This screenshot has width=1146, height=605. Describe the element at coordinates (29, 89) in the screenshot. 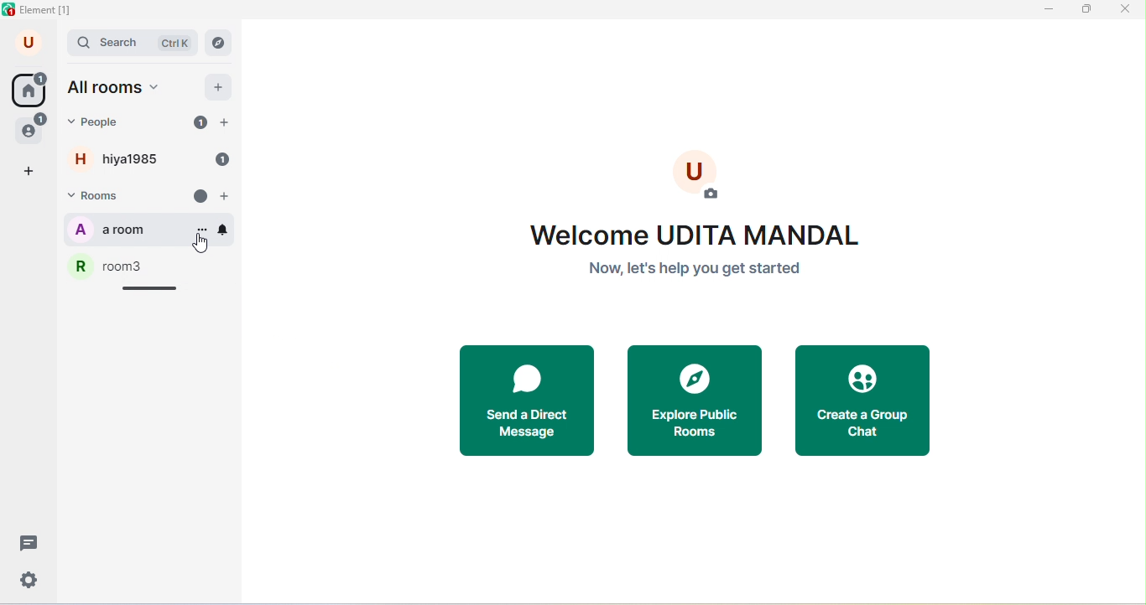

I see `home` at that location.